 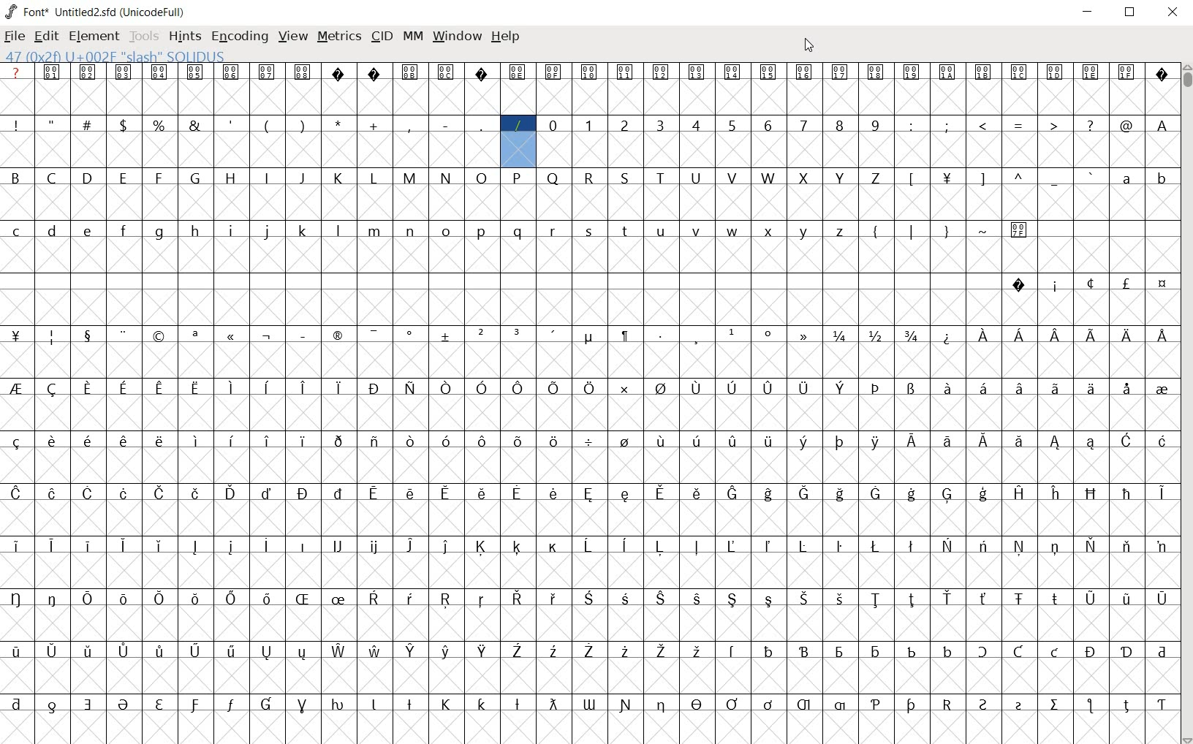 I want to click on glyph, so click(x=338, y=124).